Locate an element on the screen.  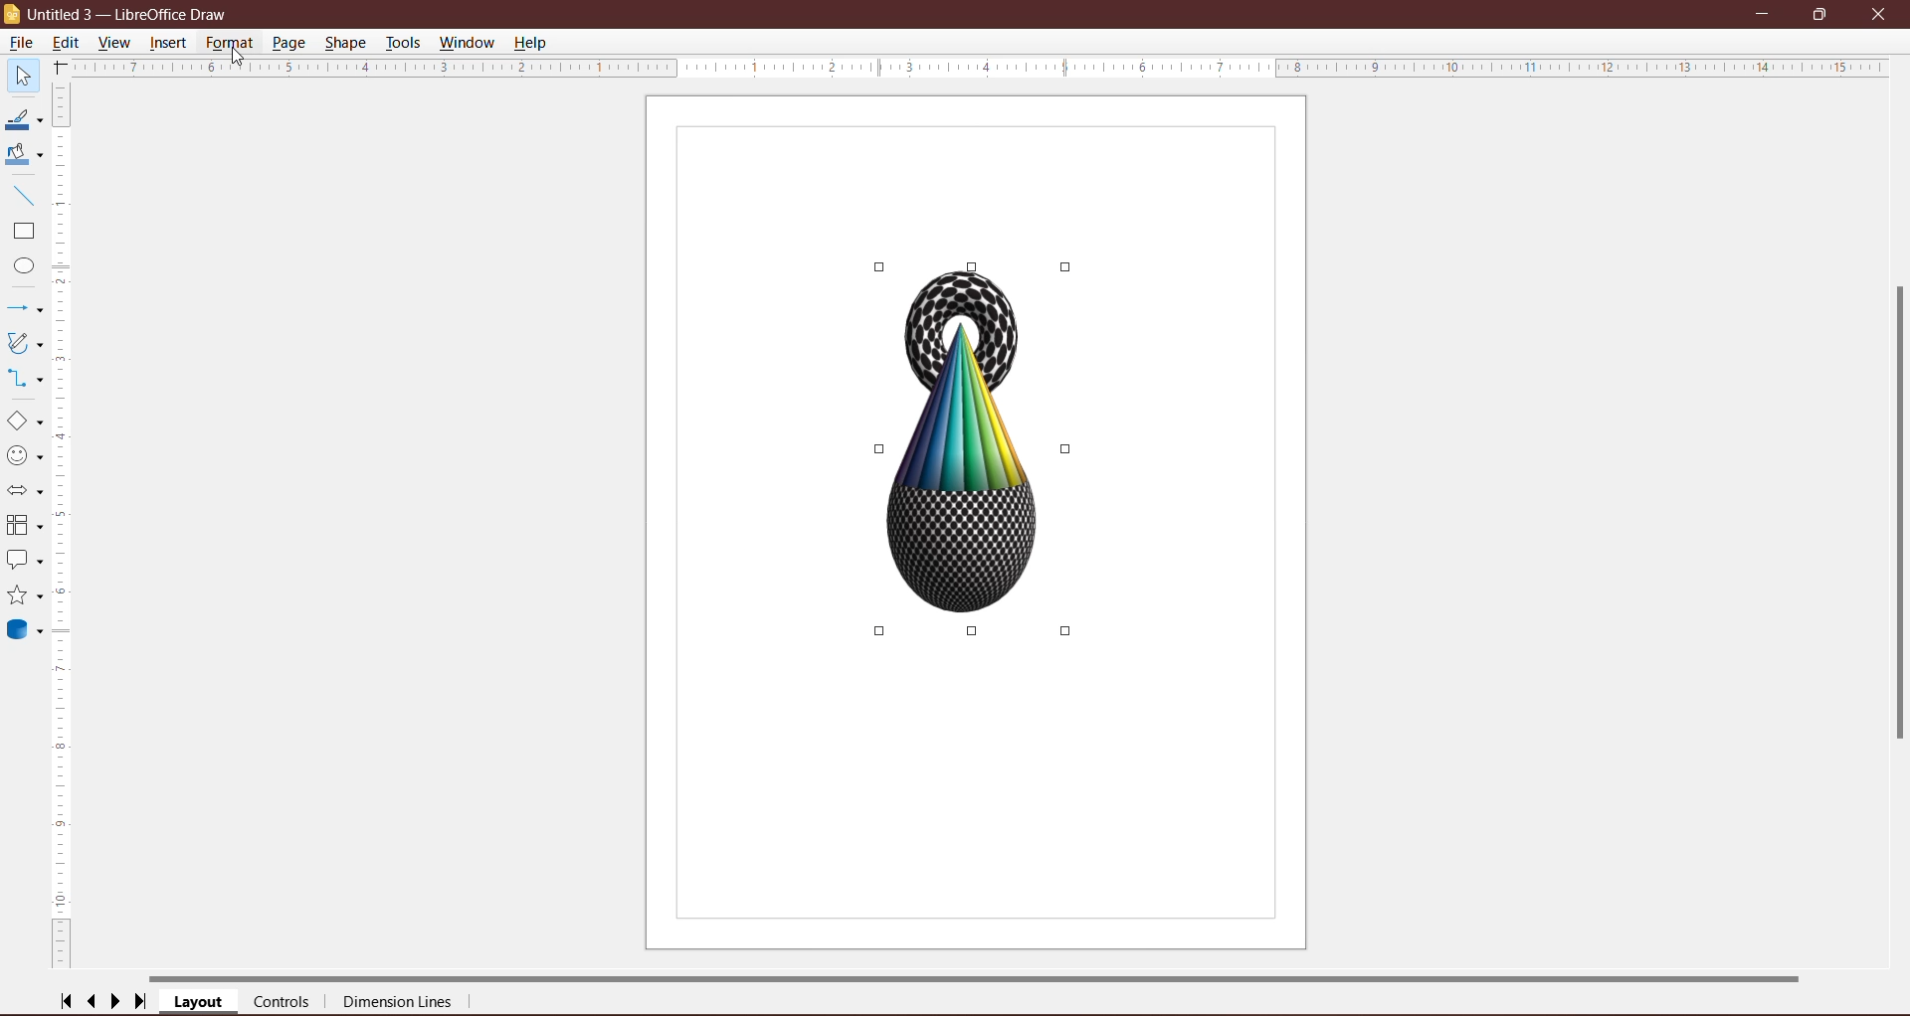
Select is located at coordinates (22, 75).